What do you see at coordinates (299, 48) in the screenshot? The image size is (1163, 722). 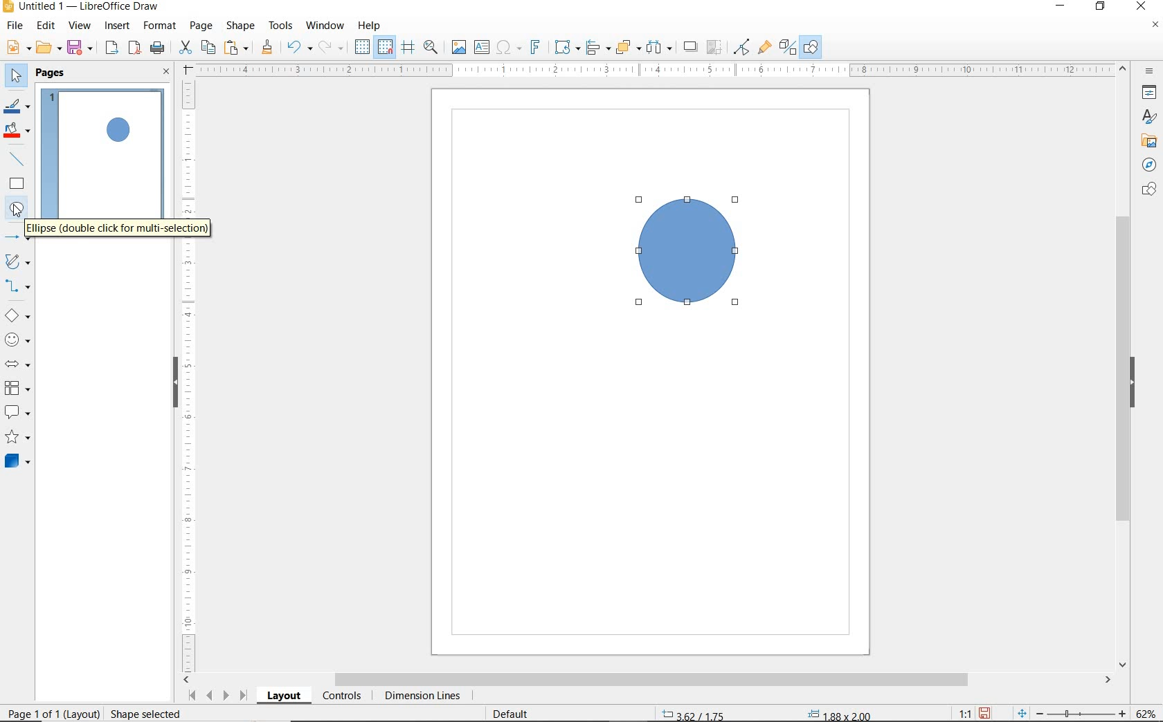 I see `UNDO` at bounding box center [299, 48].